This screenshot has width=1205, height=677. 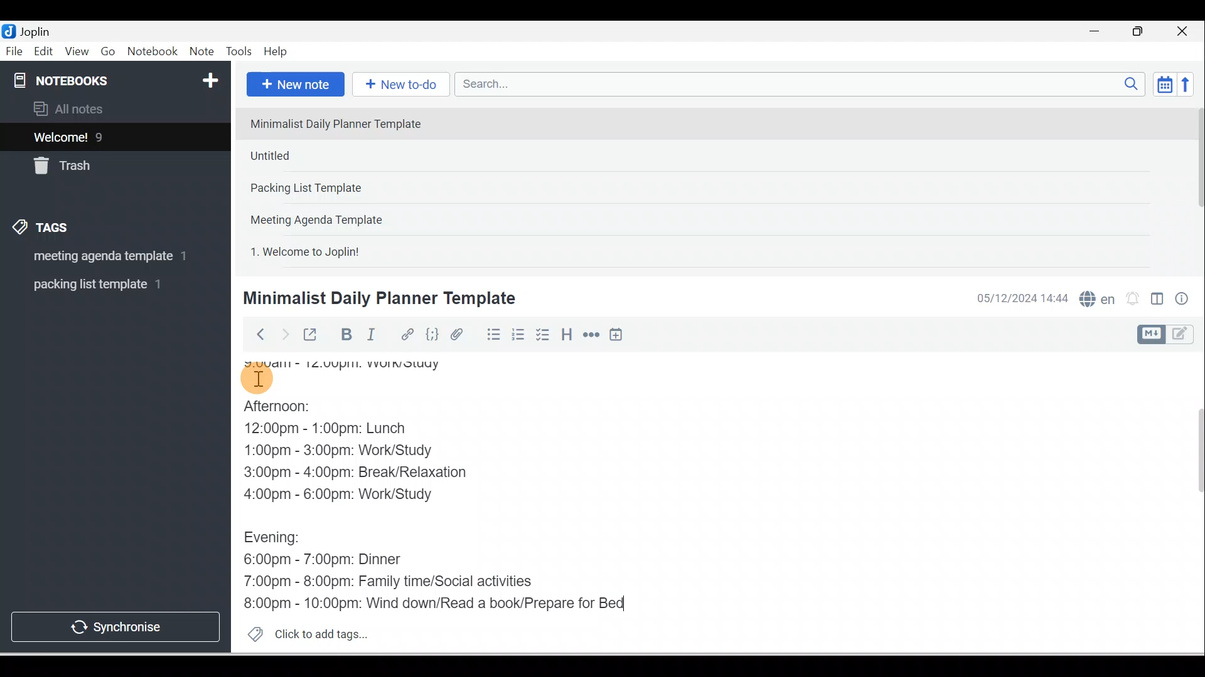 I want to click on New note, so click(x=293, y=85).